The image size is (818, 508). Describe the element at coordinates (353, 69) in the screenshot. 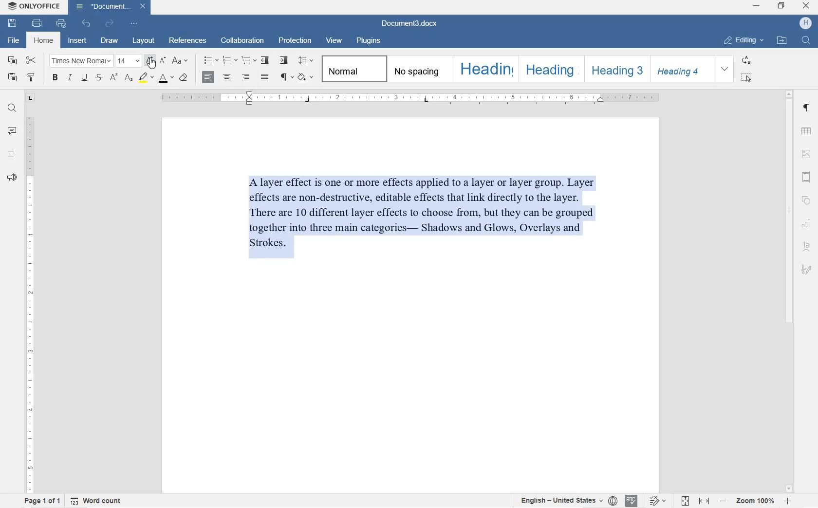

I see `NORMAL` at that location.